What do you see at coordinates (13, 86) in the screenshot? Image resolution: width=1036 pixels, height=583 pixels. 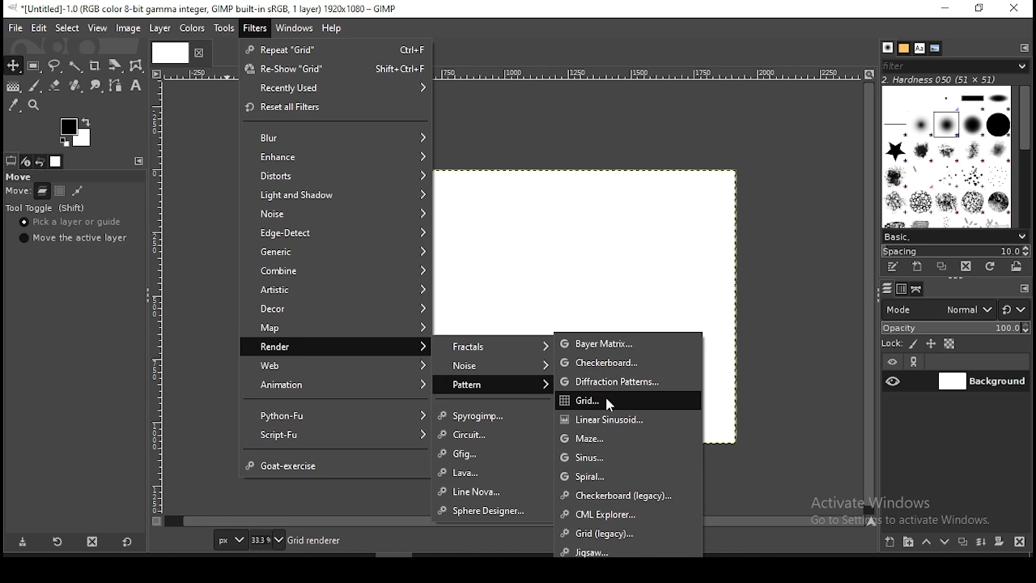 I see `gradient tool` at bounding box center [13, 86].